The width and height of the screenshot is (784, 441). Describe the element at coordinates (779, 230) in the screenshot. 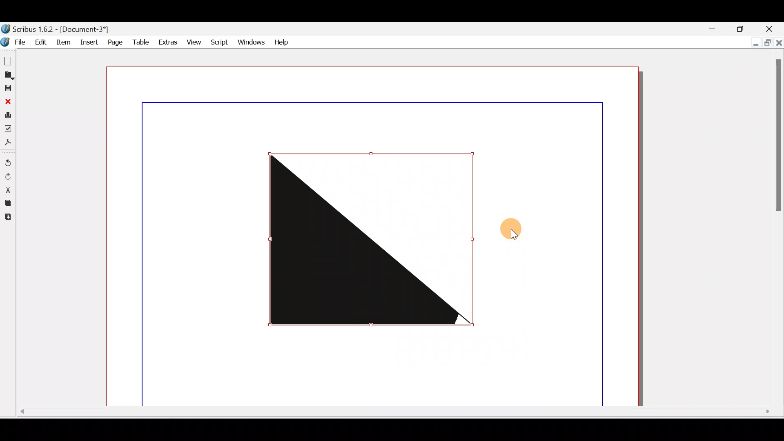

I see `Scroll bar` at that location.